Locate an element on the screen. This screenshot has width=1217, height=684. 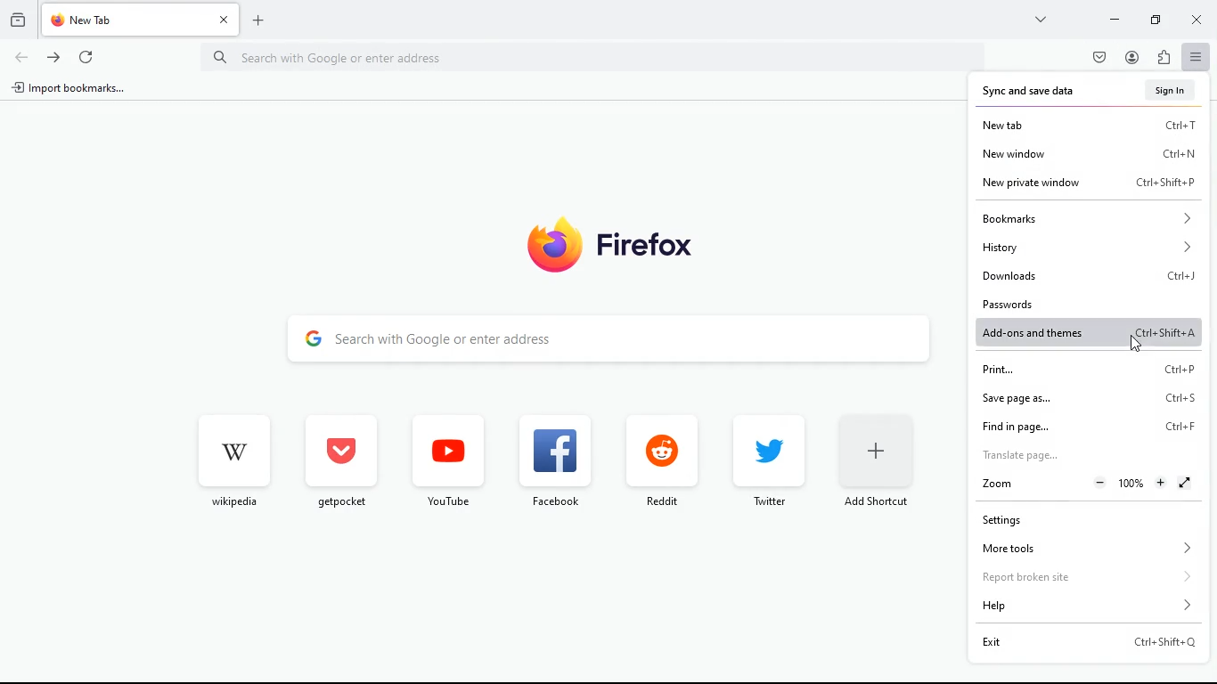
print is located at coordinates (1083, 369).